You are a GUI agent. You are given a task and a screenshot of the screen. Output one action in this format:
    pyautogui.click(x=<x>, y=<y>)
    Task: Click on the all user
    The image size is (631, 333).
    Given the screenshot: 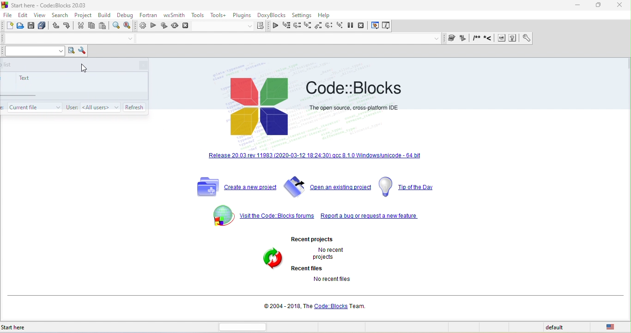 What is the action you would take?
    pyautogui.click(x=100, y=107)
    